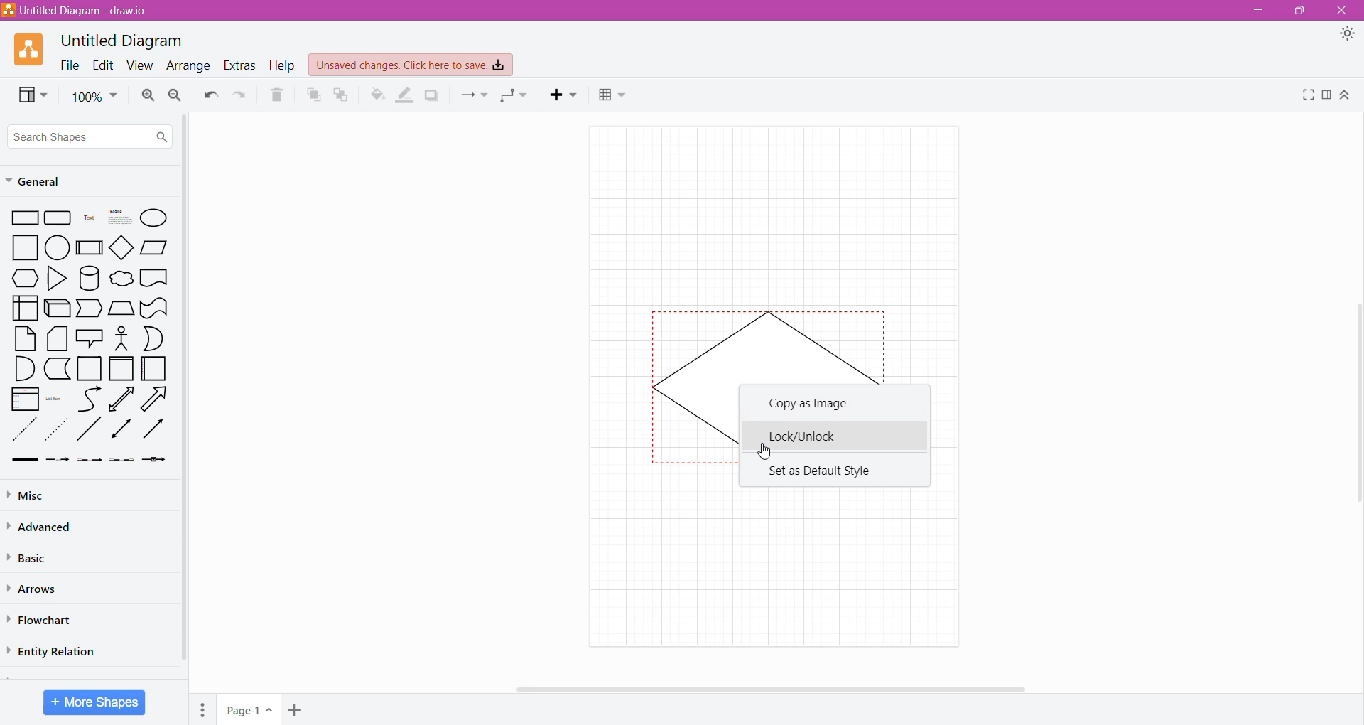  What do you see at coordinates (24, 369) in the screenshot?
I see `And` at bounding box center [24, 369].